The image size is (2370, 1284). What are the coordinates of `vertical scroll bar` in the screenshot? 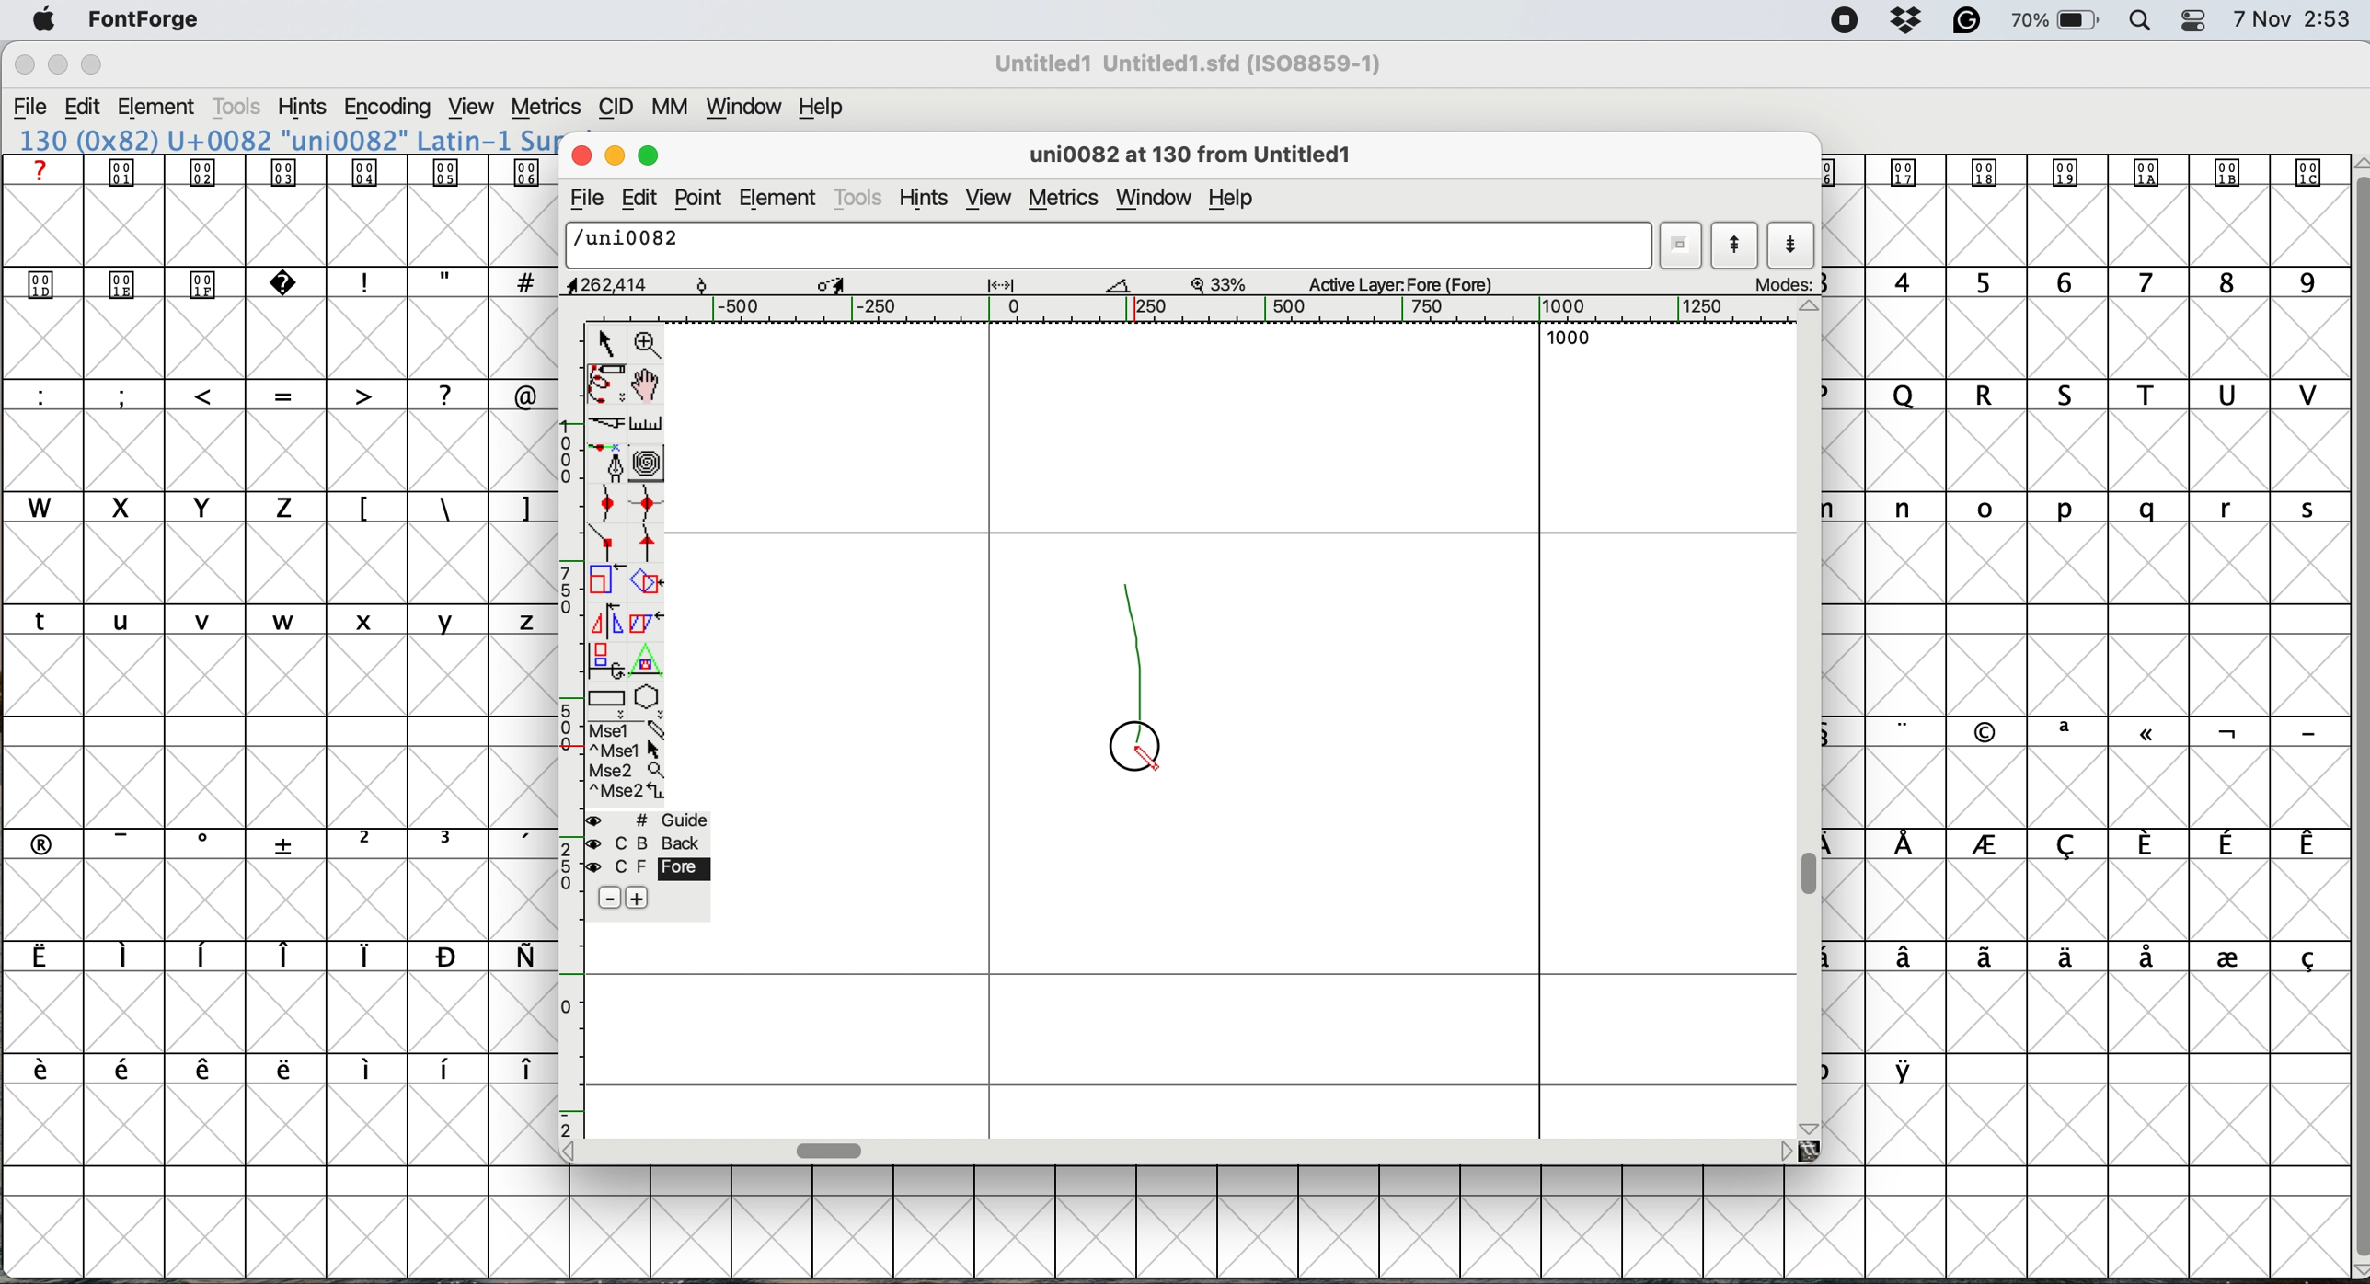 It's located at (1814, 873).